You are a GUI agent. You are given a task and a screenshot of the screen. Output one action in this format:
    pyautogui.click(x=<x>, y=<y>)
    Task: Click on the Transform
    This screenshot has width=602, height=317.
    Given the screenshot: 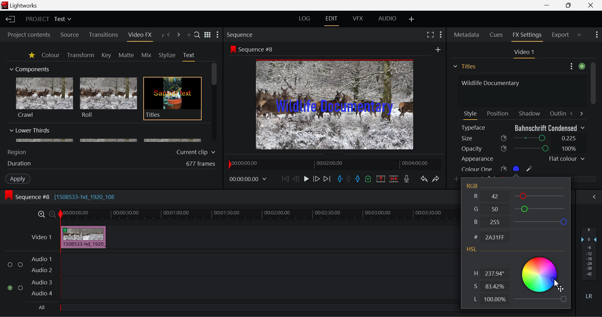 What is the action you would take?
    pyautogui.click(x=81, y=56)
    